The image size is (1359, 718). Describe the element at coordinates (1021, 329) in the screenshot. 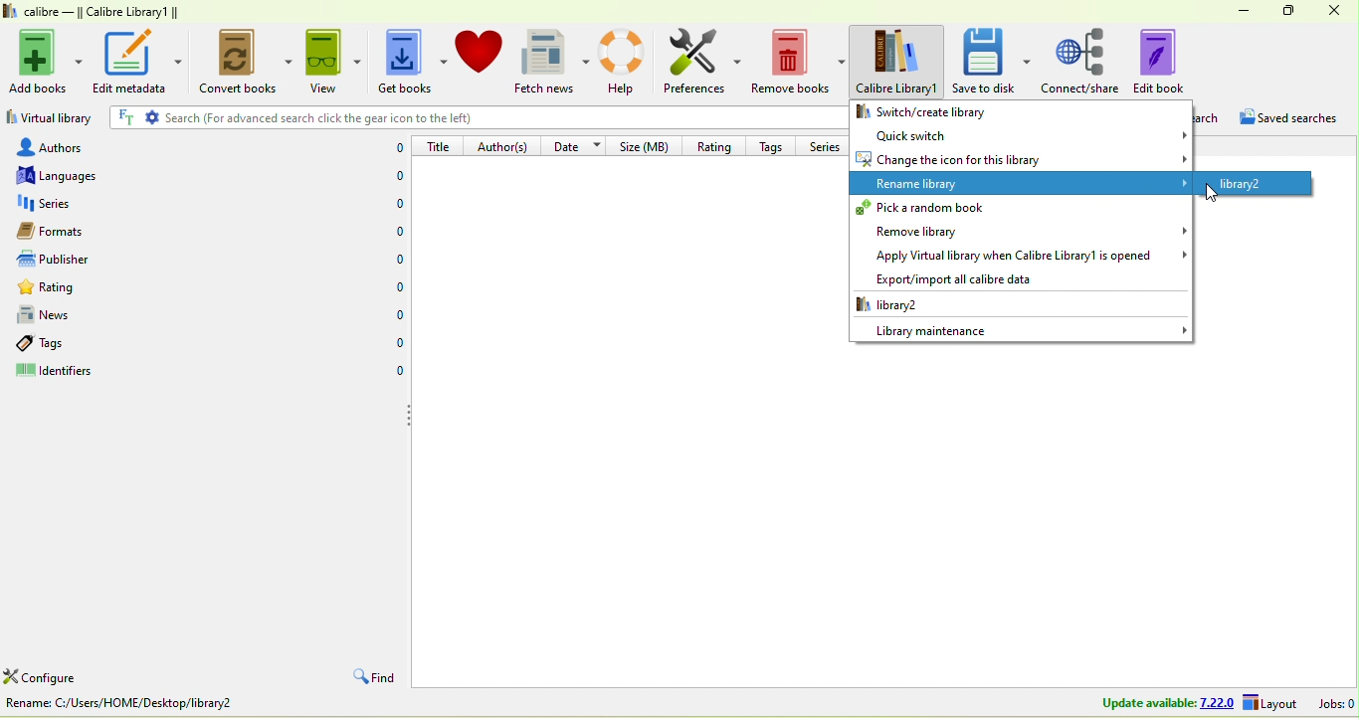

I see `librery maintain` at that location.